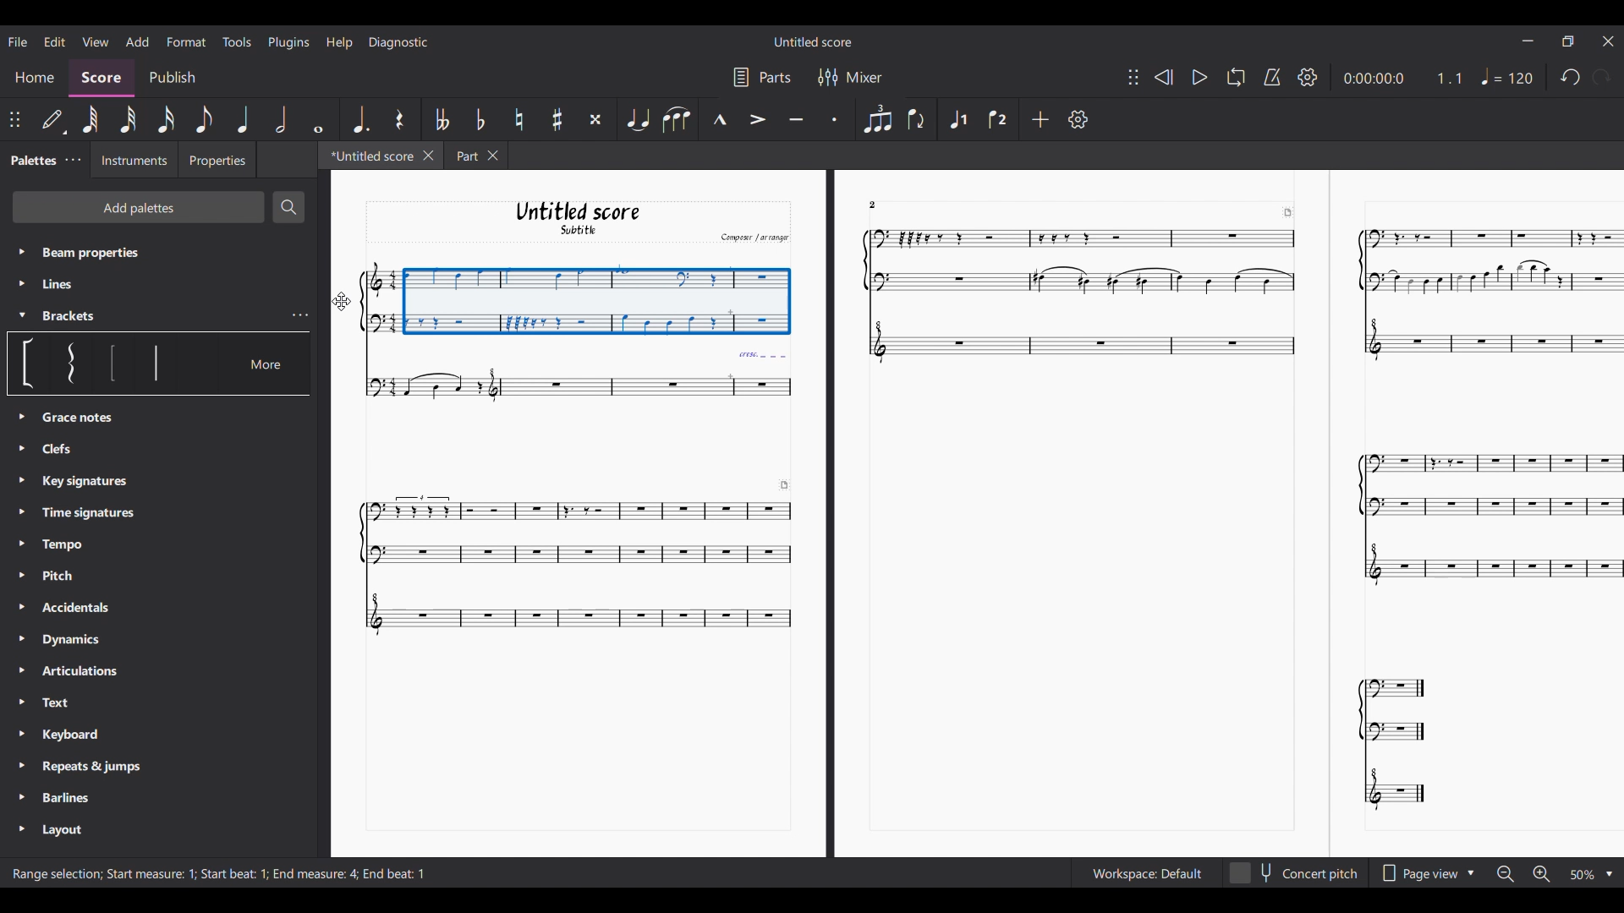  I want to click on , so click(1395, 731).